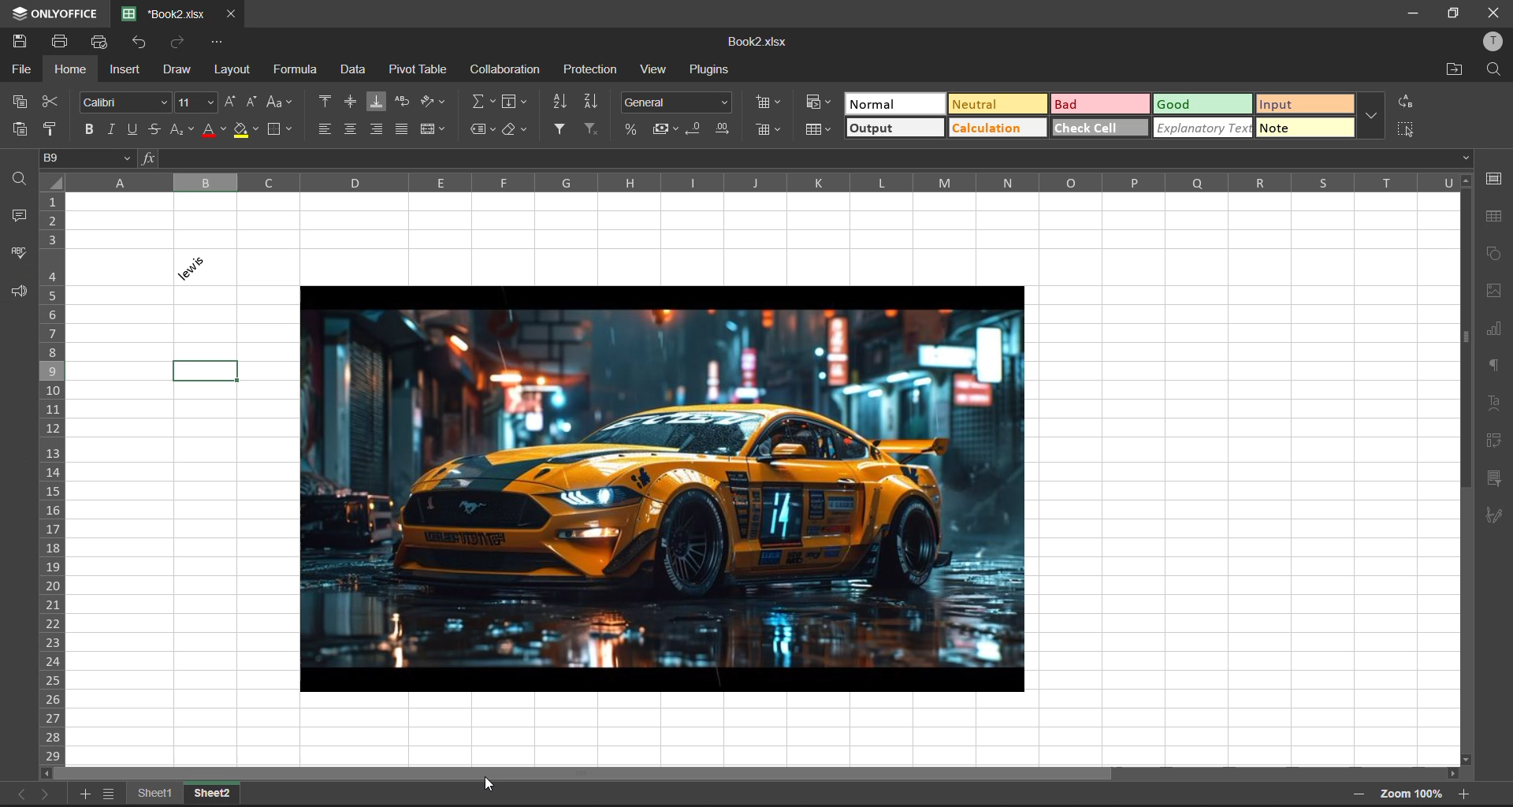 The height and width of the screenshot is (807, 1513). I want to click on align middle, so click(352, 102).